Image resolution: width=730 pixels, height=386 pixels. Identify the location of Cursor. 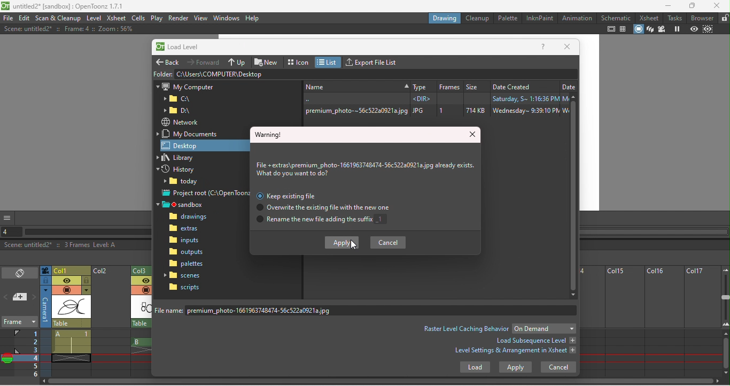
(354, 244).